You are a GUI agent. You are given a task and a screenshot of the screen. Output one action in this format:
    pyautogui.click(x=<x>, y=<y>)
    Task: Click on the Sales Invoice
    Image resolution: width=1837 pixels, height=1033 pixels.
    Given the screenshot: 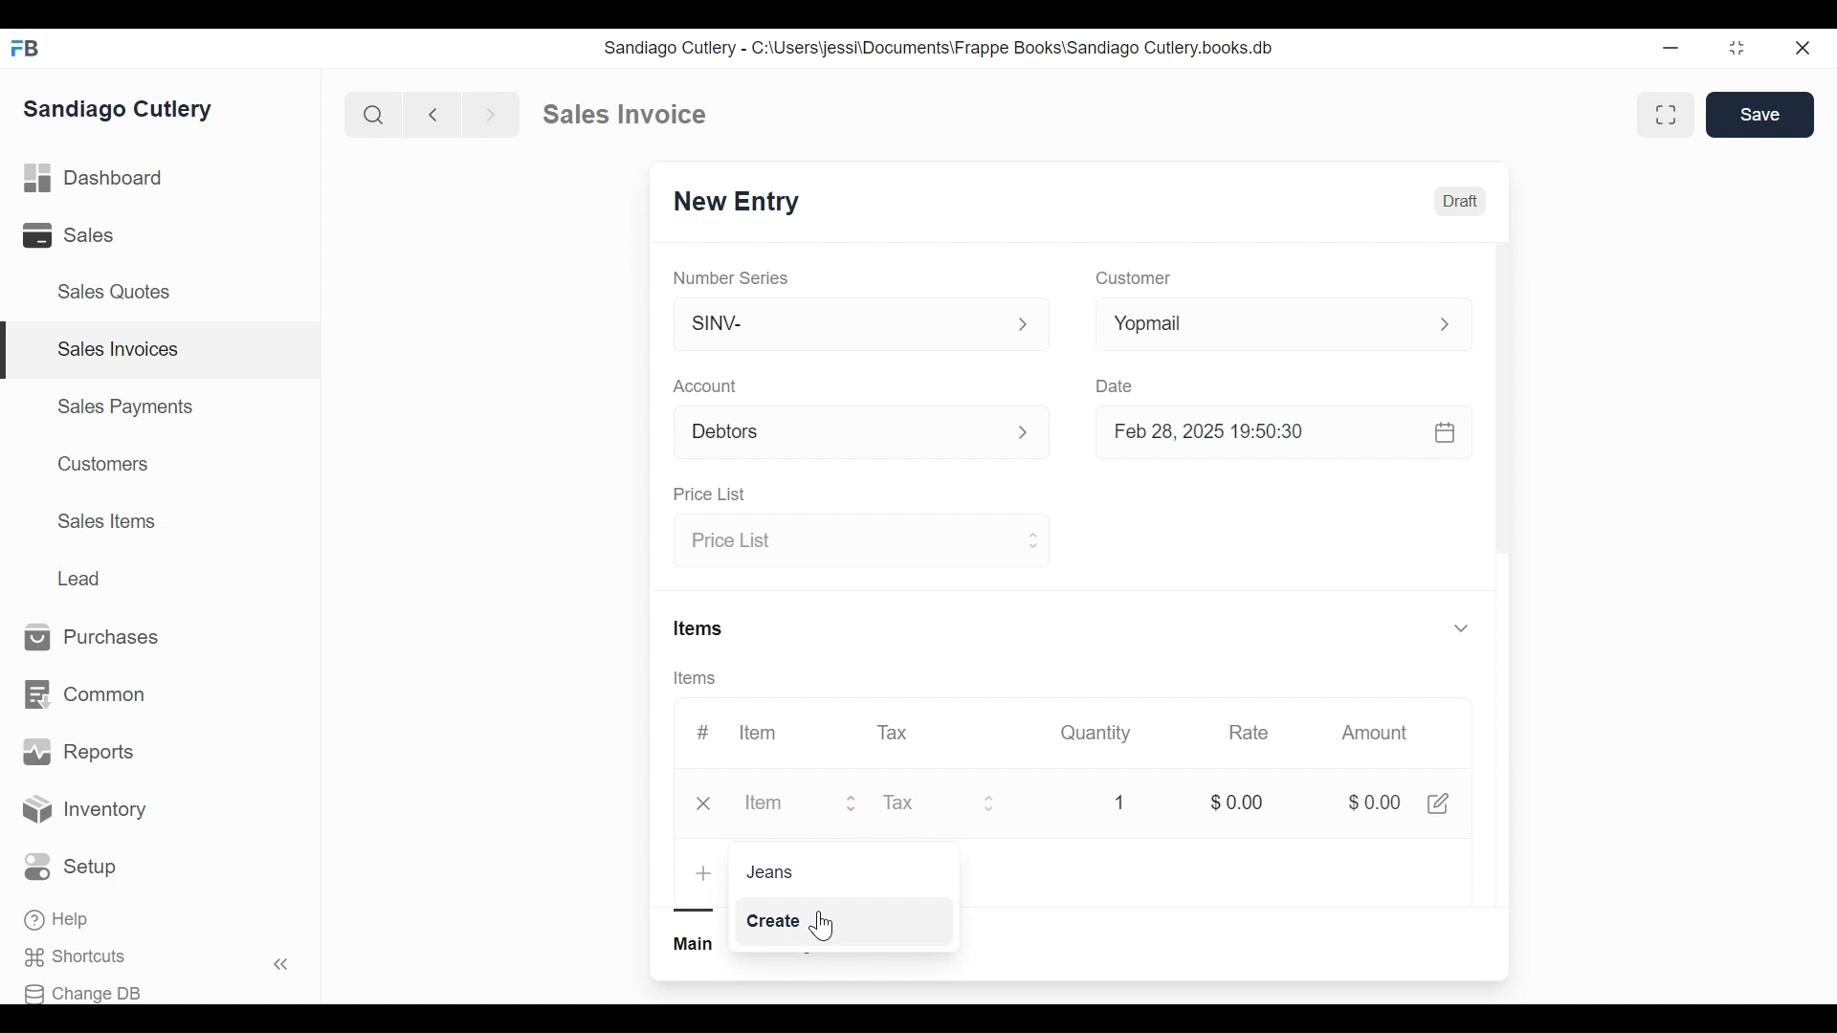 What is the action you would take?
    pyautogui.click(x=624, y=115)
    